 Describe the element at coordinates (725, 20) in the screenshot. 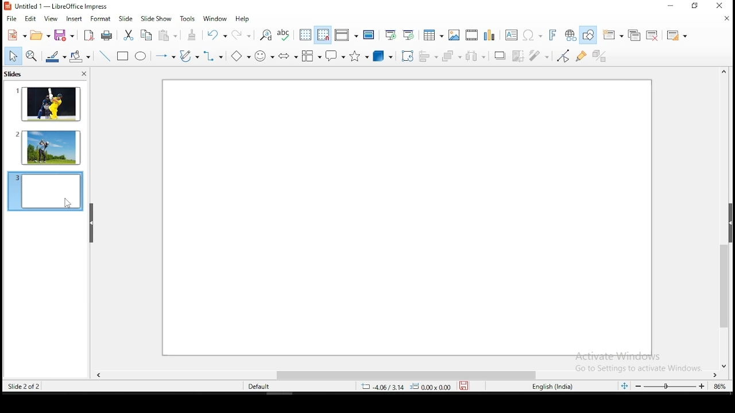

I see `close` at that location.